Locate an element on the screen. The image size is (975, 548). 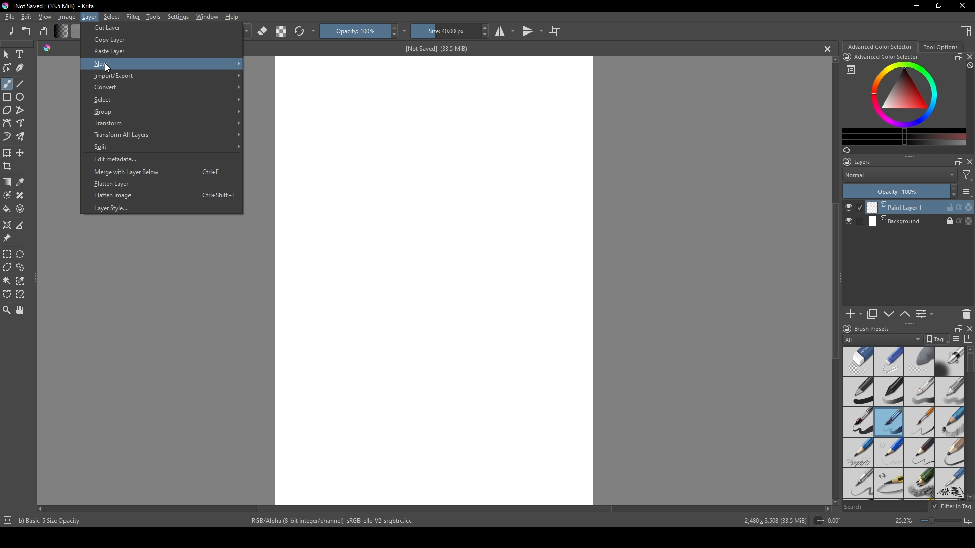
smart patch is located at coordinates (22, 195).